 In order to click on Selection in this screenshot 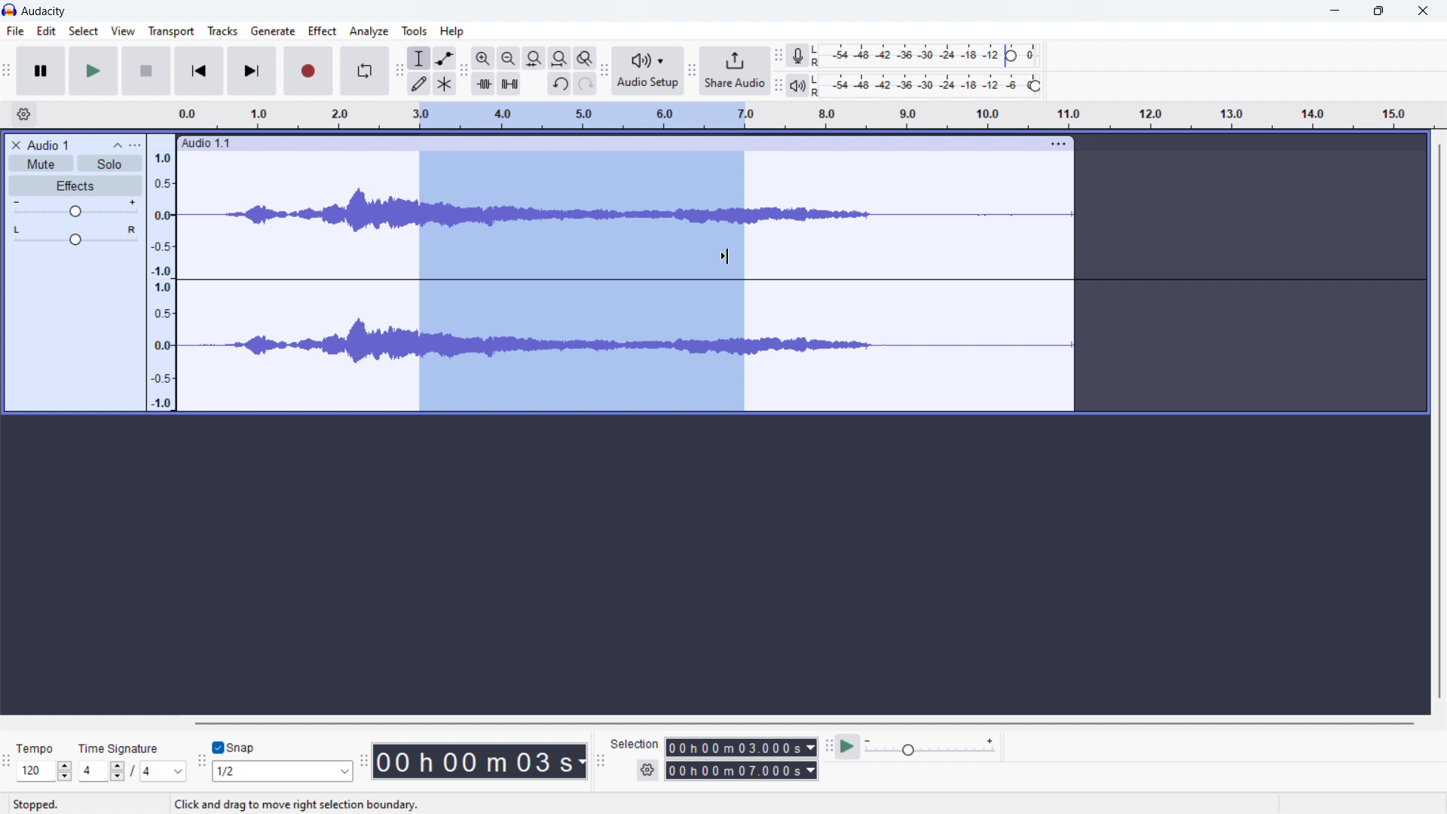, I will do `click(635, 745)`.